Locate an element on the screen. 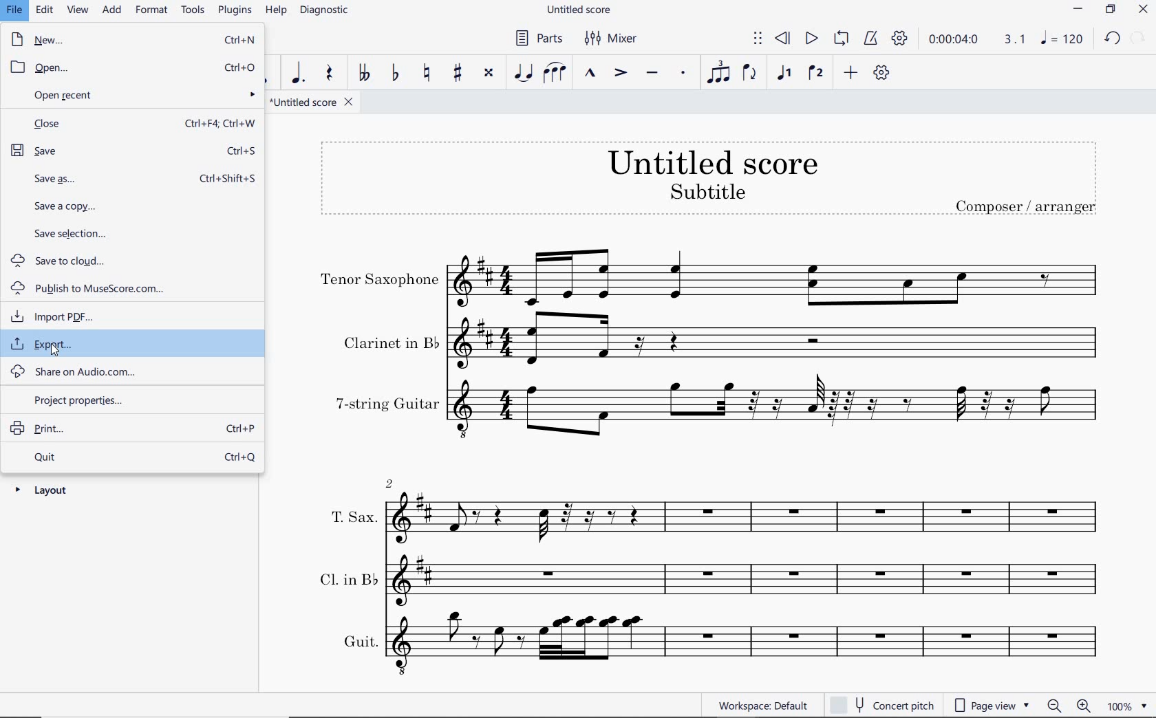  cursor is located at coordinates (56, 351).